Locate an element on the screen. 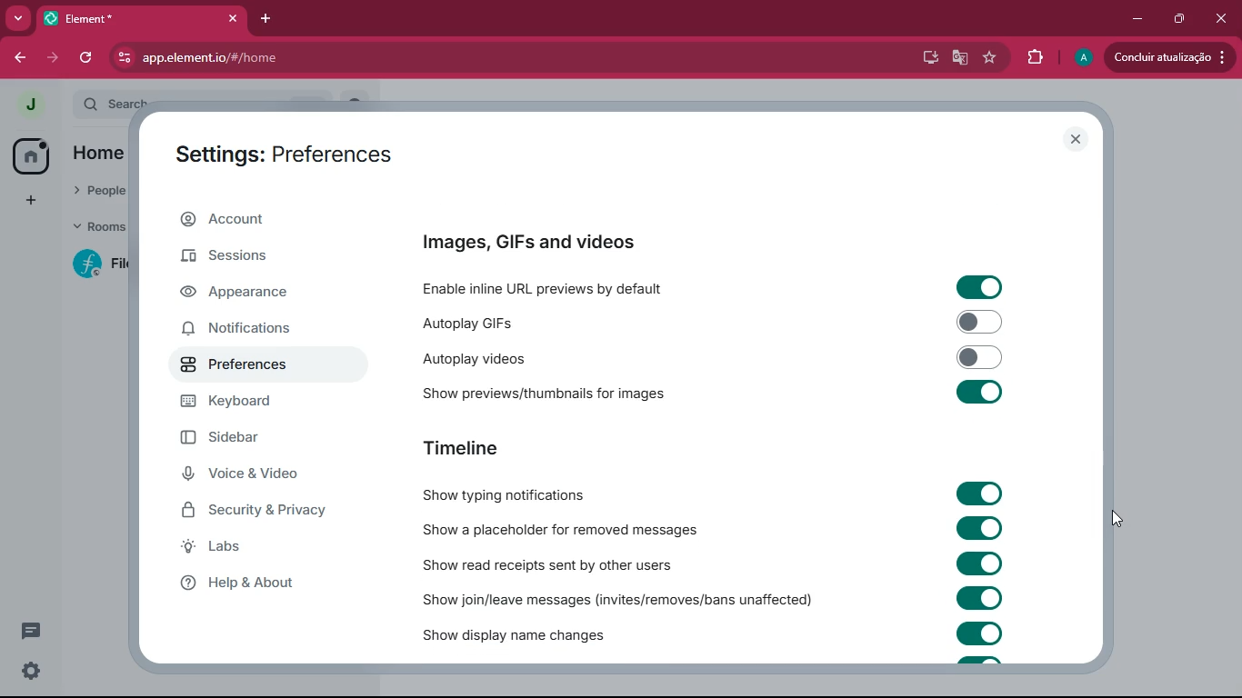 This screenshot has width=1242, height=698. home is located at coordinates (29, 156).